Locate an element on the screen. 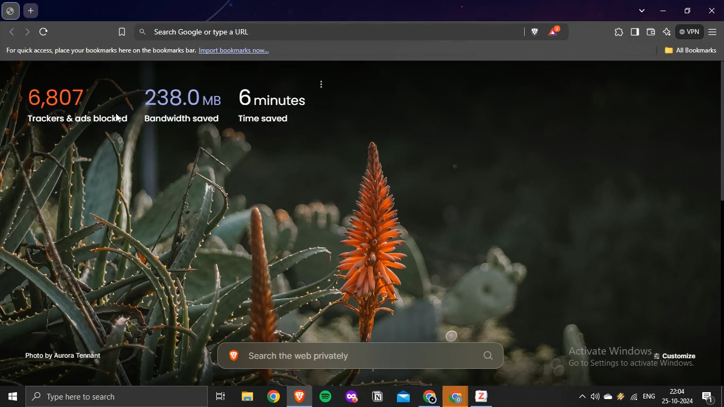 The image size is (724, 407). search the web privately is located at coordinates (355, 357).